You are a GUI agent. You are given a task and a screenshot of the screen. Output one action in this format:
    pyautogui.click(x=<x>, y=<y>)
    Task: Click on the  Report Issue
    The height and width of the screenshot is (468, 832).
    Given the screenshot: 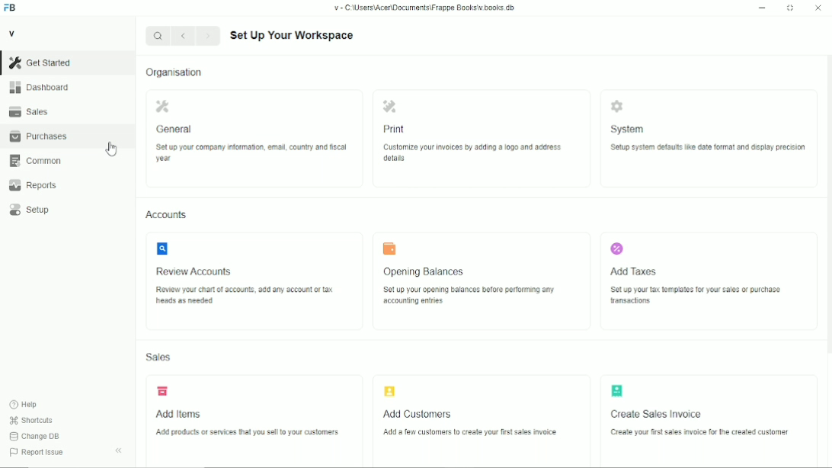 What is the action you would take?
    pyautogui.click(x=35, y=453)
    